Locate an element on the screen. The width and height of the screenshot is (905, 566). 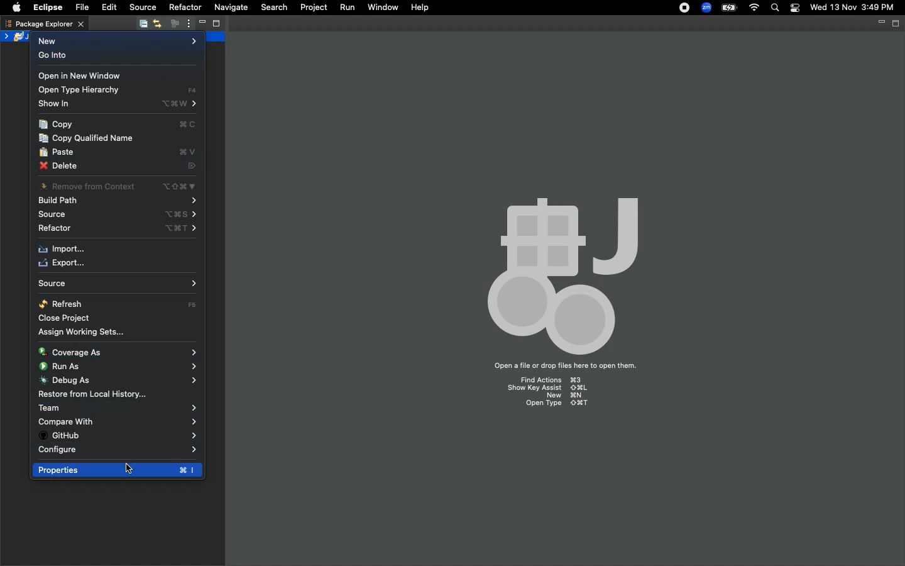
Source is located at coordinates (116, 213).